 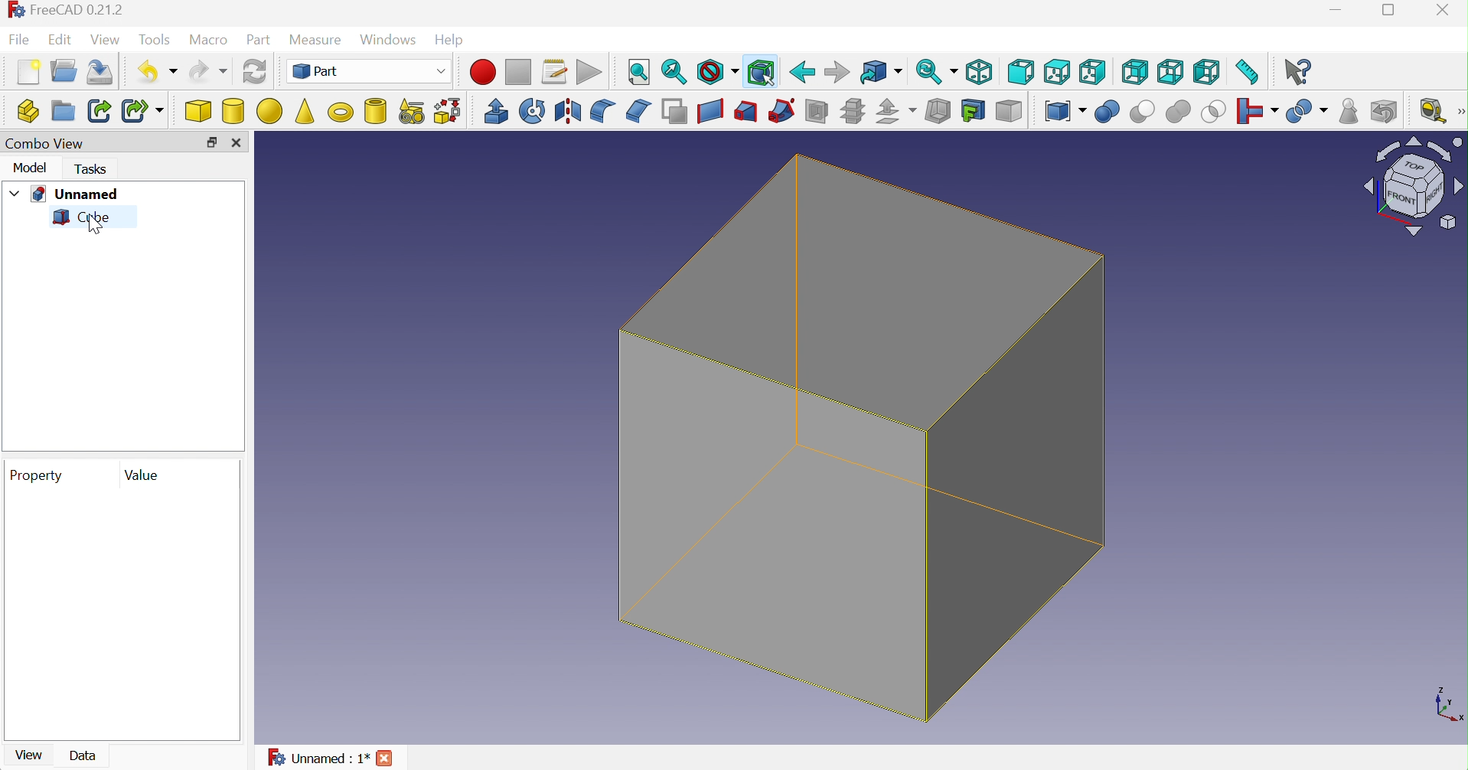 What do you see at coordinates (99, 112) in the screenshot?
I see `Make link` at bounding box center [99, 112].